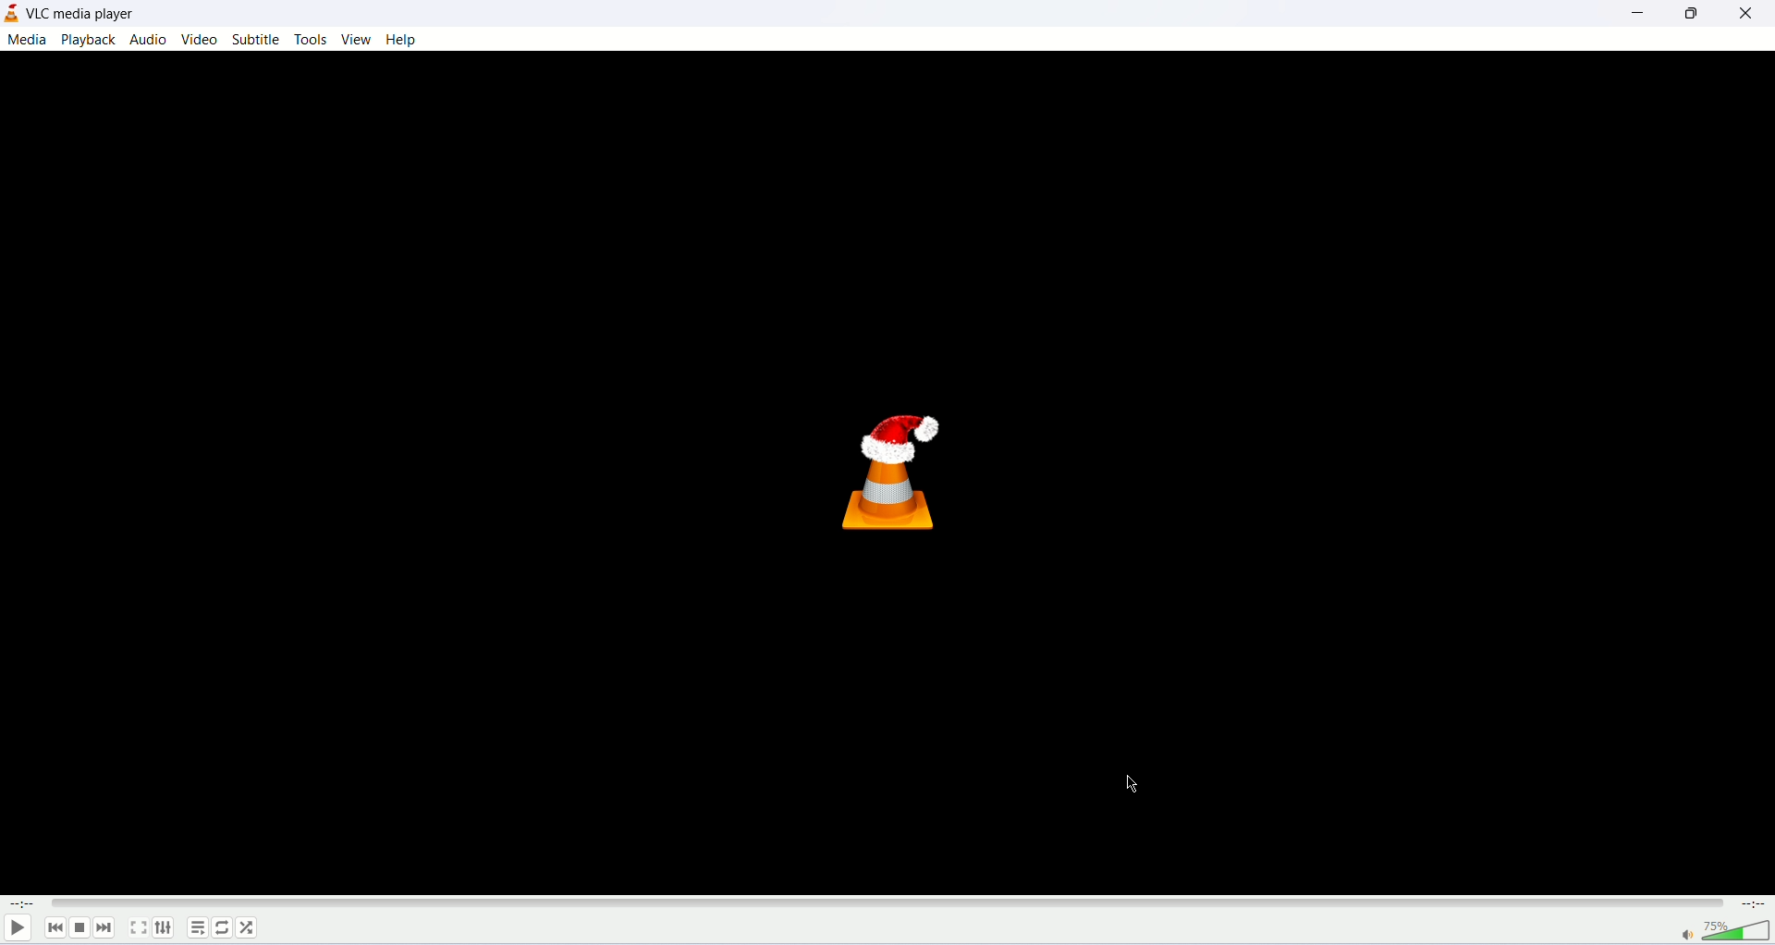 The width and height of the screenshot is (1775, 945). I want to click on extended settings, so click(168, 928).